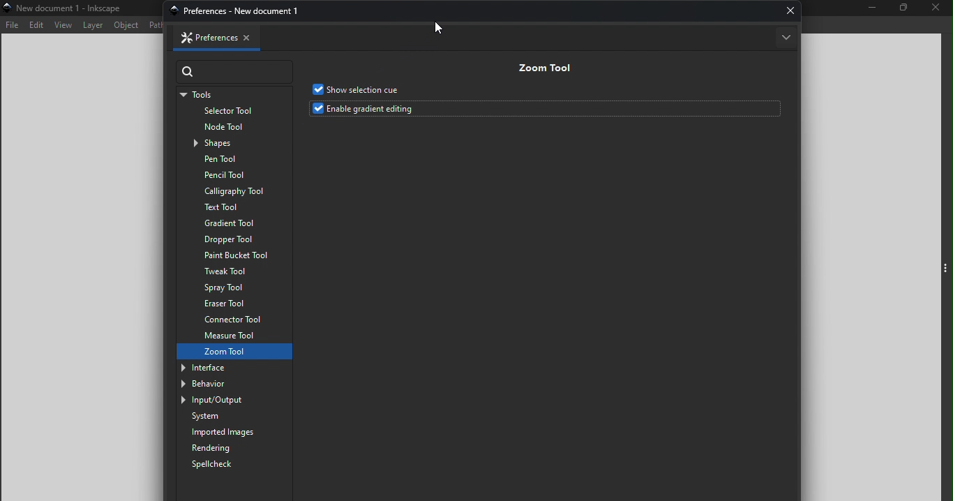  Describe the element at coordinates (227, 223) in the screenshot. I see `Gradient tool` at that location.